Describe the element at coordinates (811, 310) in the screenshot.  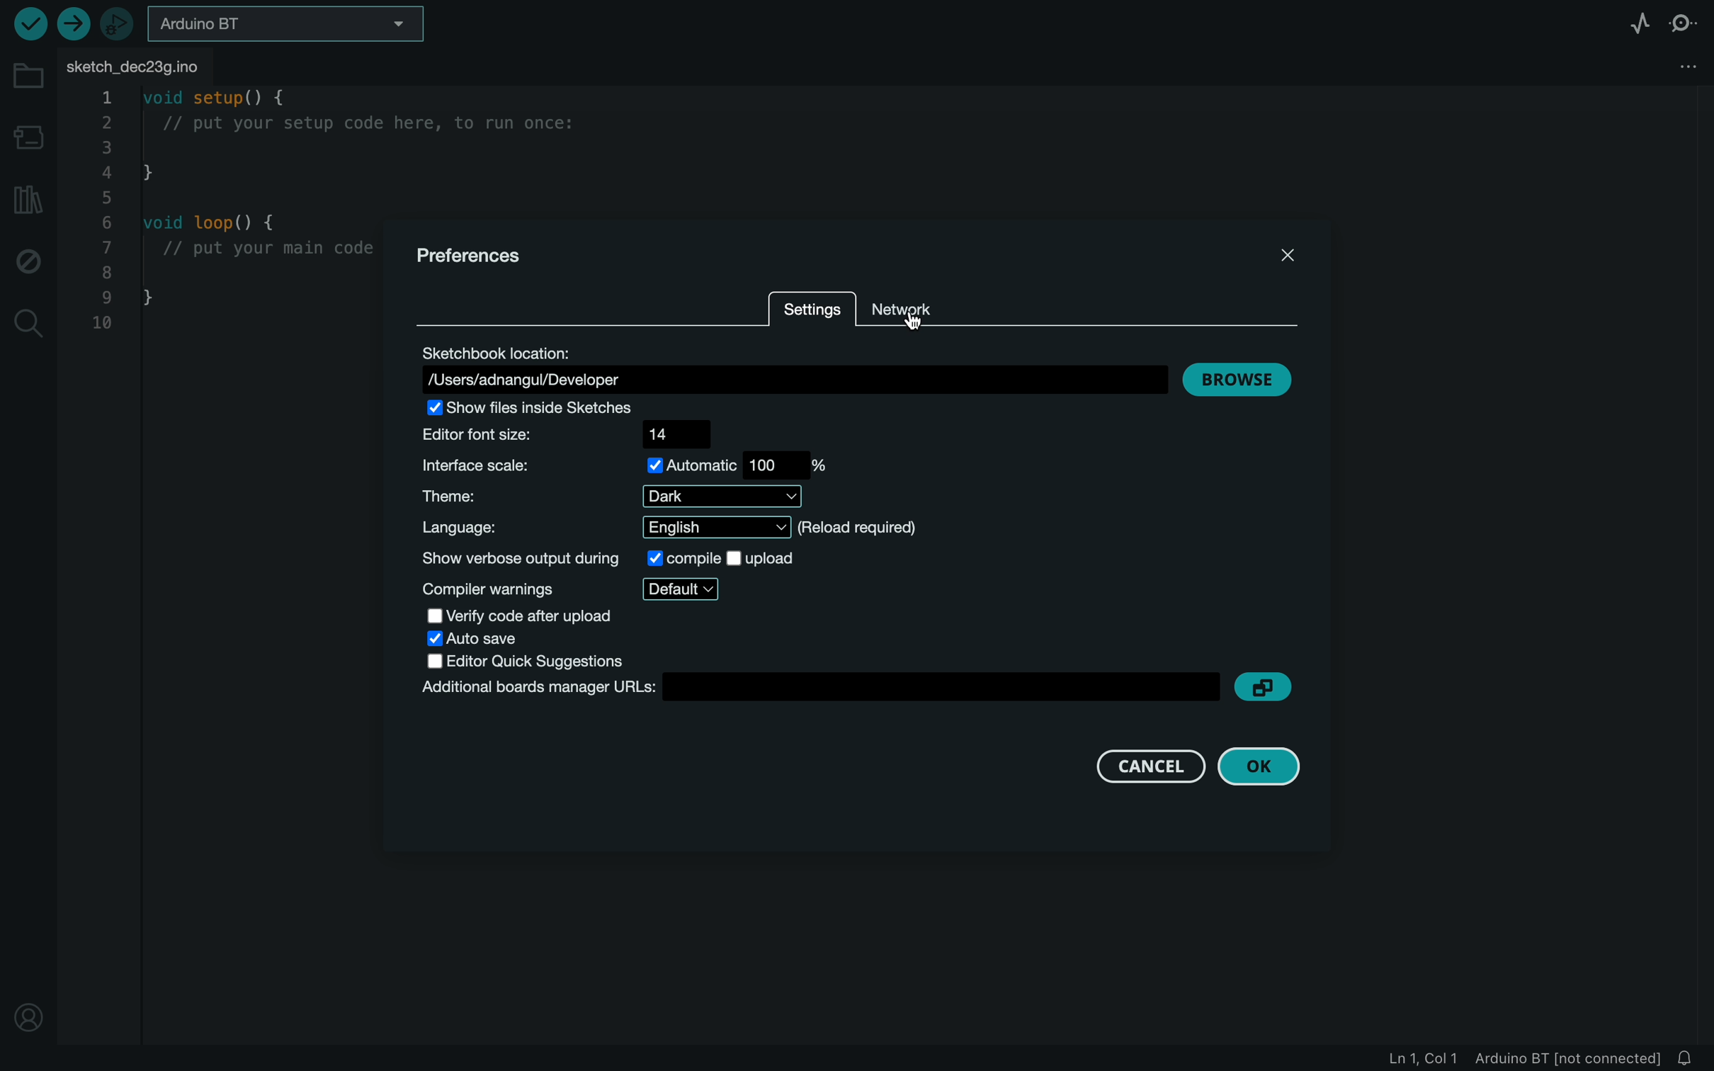
I see `settings` at that location.